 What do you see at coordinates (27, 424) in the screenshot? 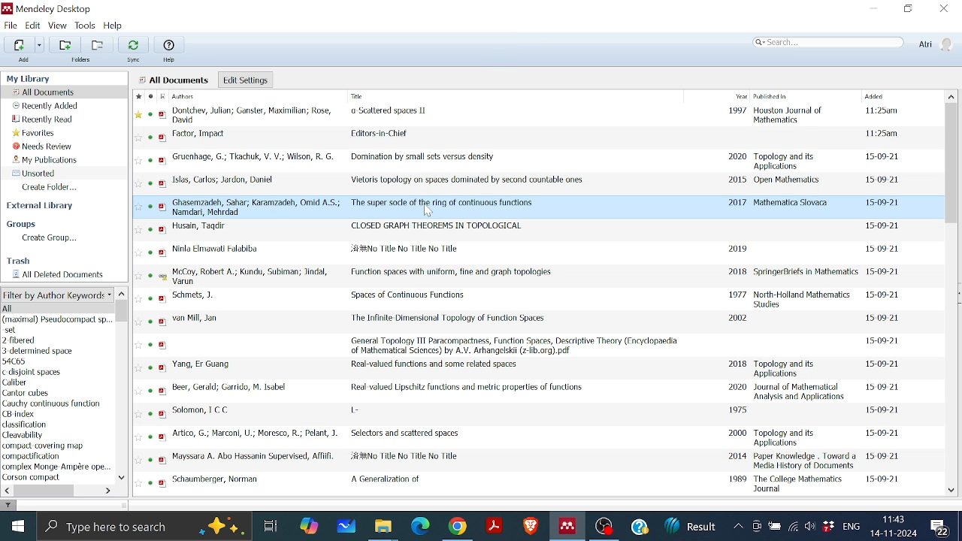
I see `classification` at bounding box center [27, 424].